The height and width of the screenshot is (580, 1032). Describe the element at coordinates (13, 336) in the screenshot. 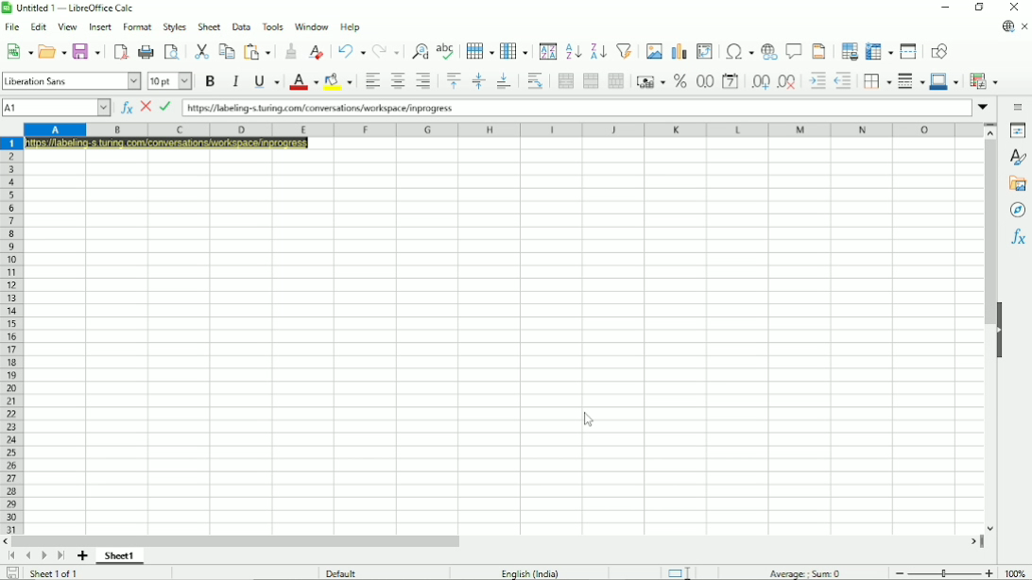

I see `Row headings` at that location.